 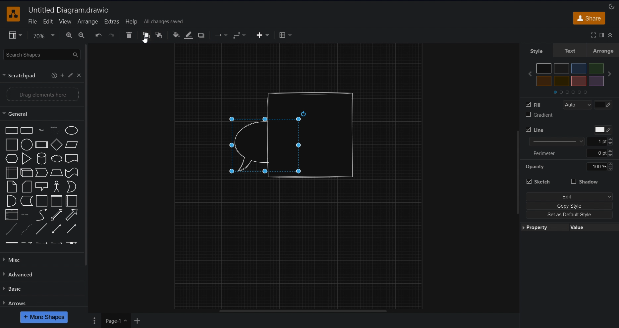 What do you see at coordinates (71, 173) in the screenshot?
I see `Tape` at bounding box center [71, 173].